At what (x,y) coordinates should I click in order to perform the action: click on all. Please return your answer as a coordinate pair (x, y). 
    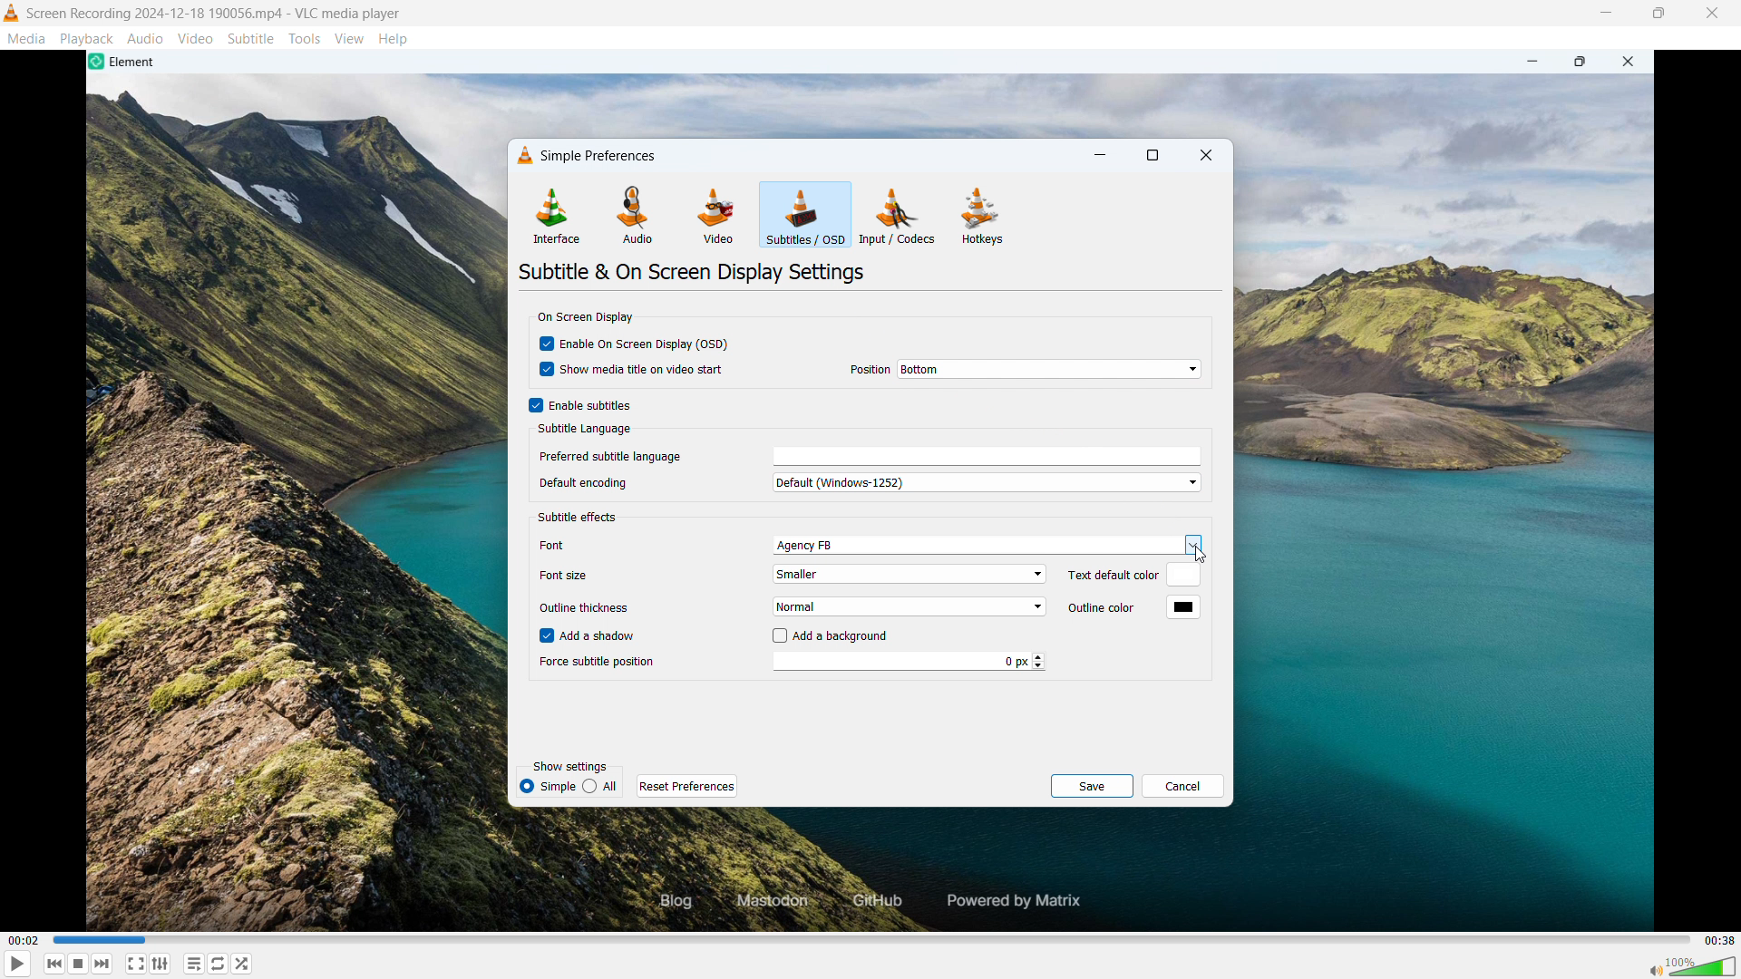
    Looking at the image, I should click on (547, 787).